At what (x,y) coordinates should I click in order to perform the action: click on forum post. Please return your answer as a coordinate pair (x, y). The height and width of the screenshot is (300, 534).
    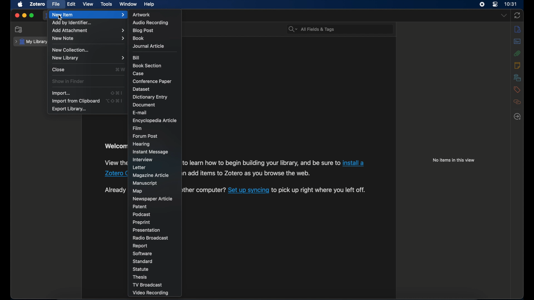
    Looking at the image, I should click on (145, 136).